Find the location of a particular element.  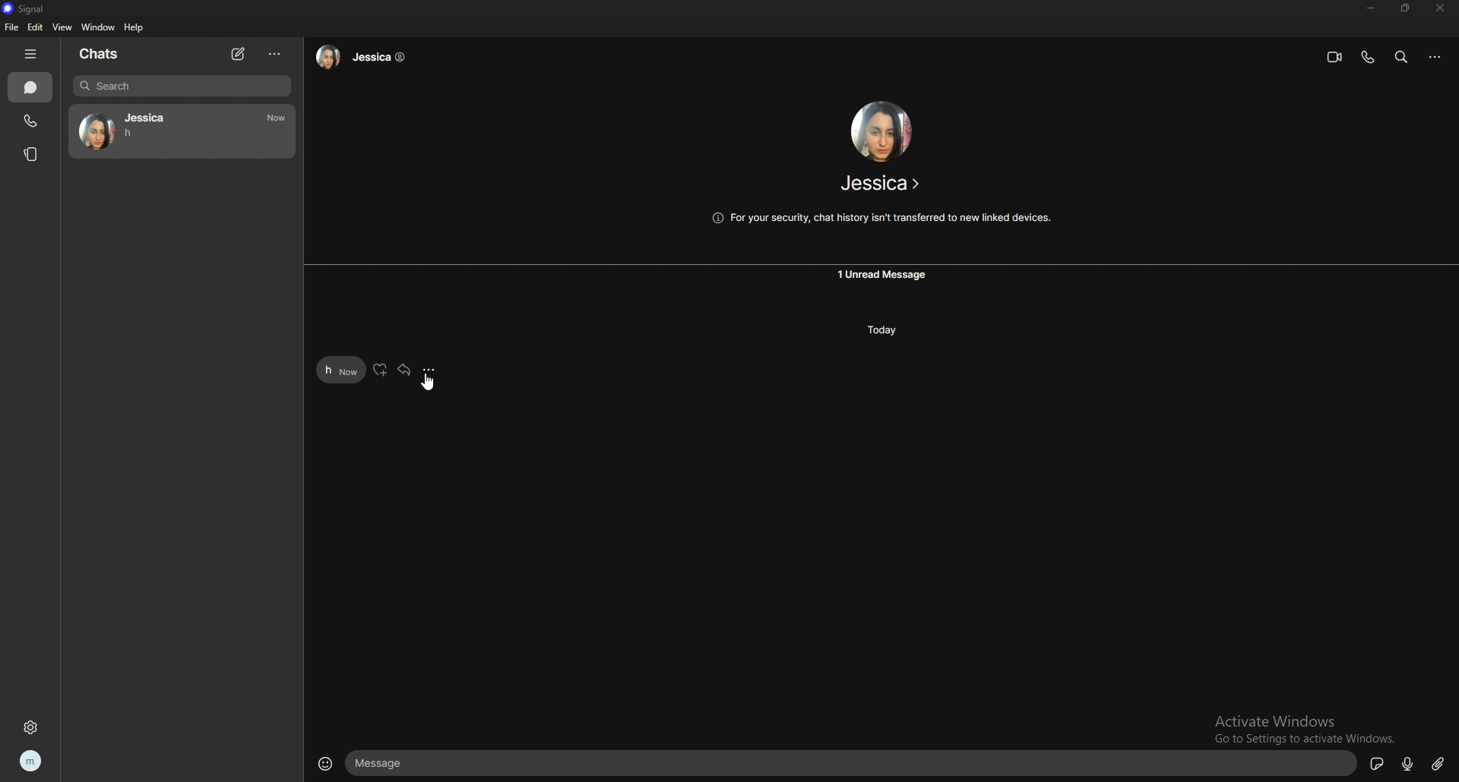

jessica is located at coordinates (179, 131).